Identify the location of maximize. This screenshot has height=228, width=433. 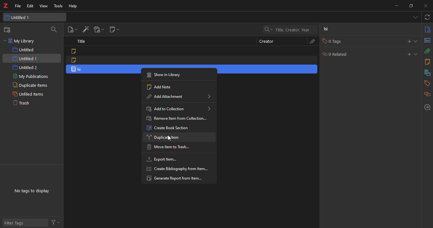
(410, 6).